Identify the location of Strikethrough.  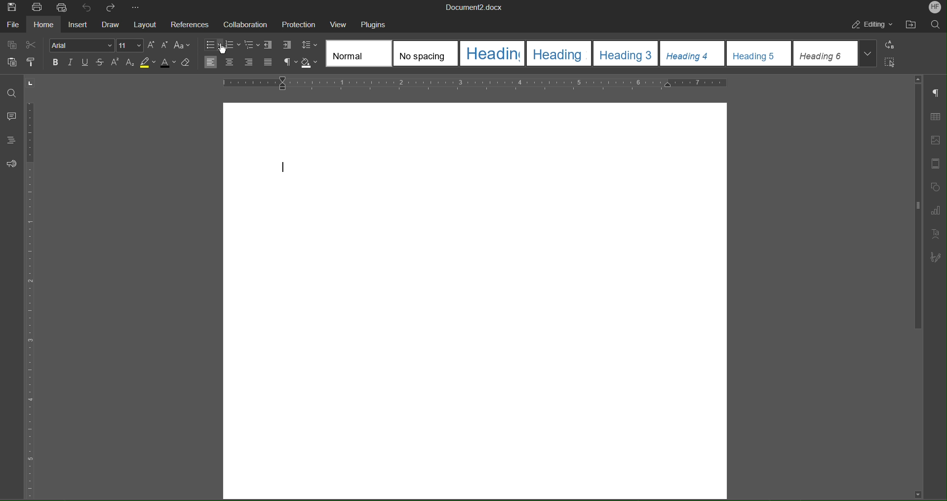
(103, 64).